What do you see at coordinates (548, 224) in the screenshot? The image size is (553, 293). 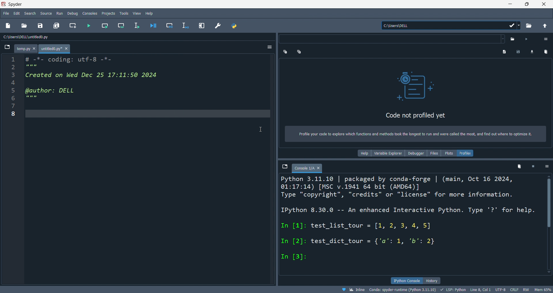 I see `vertical scrollbar` at bounding box center [548, 224].